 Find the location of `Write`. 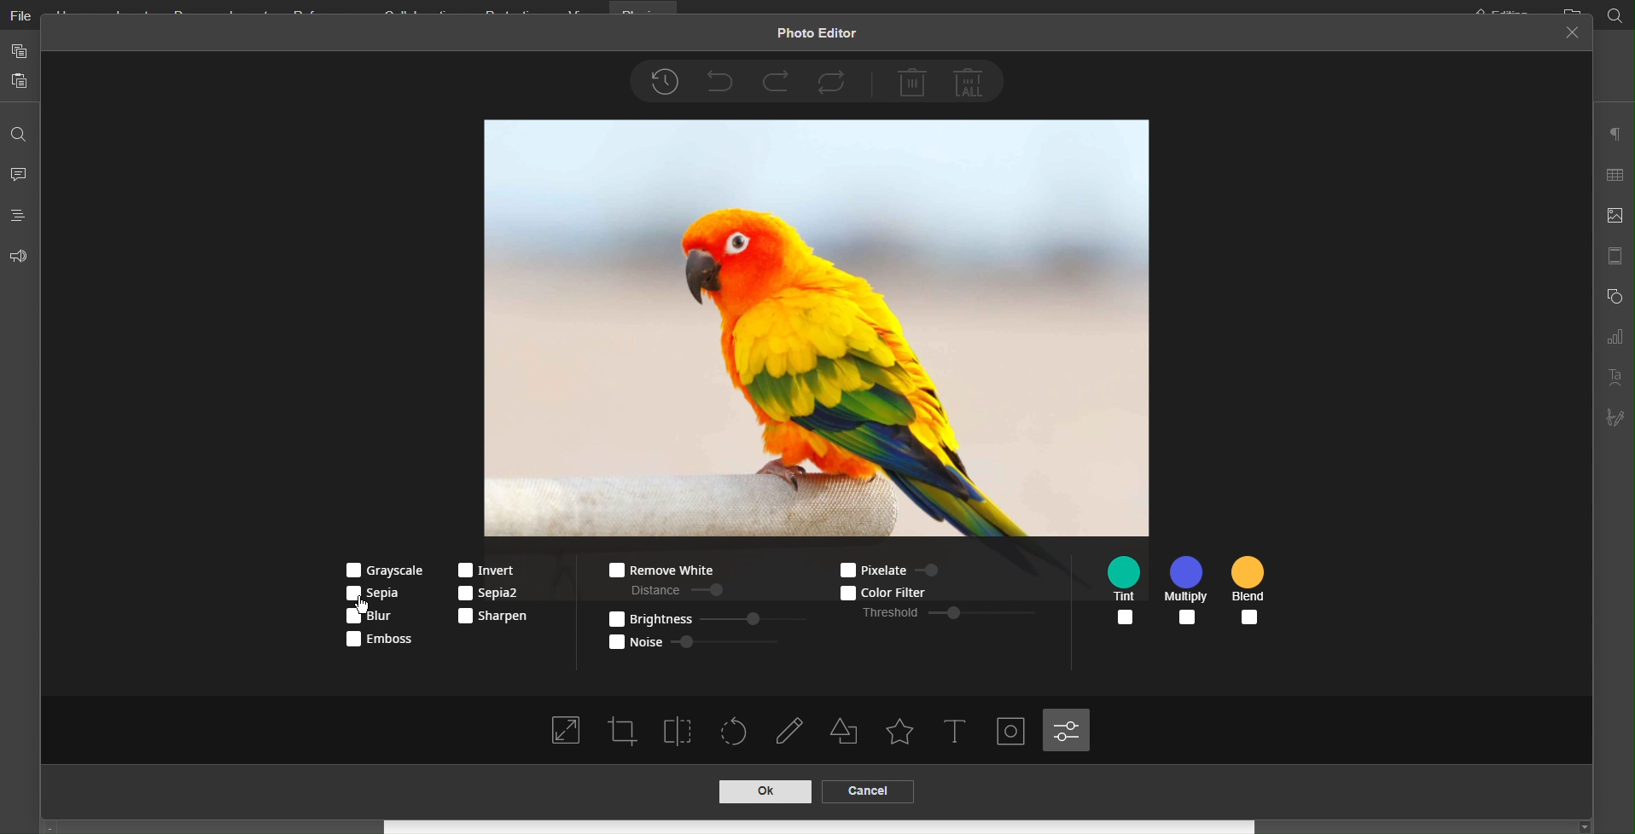

Write is located at coordinates (793, 733).